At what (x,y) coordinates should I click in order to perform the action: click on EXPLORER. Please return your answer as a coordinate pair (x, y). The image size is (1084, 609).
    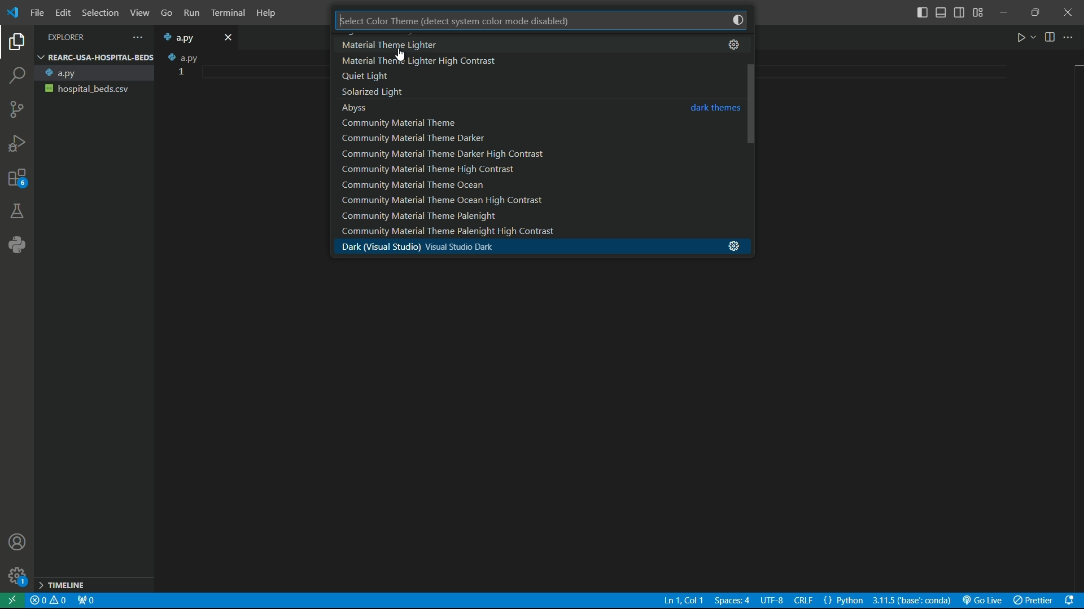
    Looking at the image, I should click on (76, 37).